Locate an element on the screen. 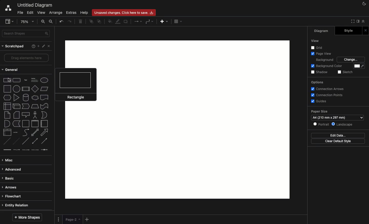 This screenshot has height=224, width=369. Close is located at coordinates (48, 47).